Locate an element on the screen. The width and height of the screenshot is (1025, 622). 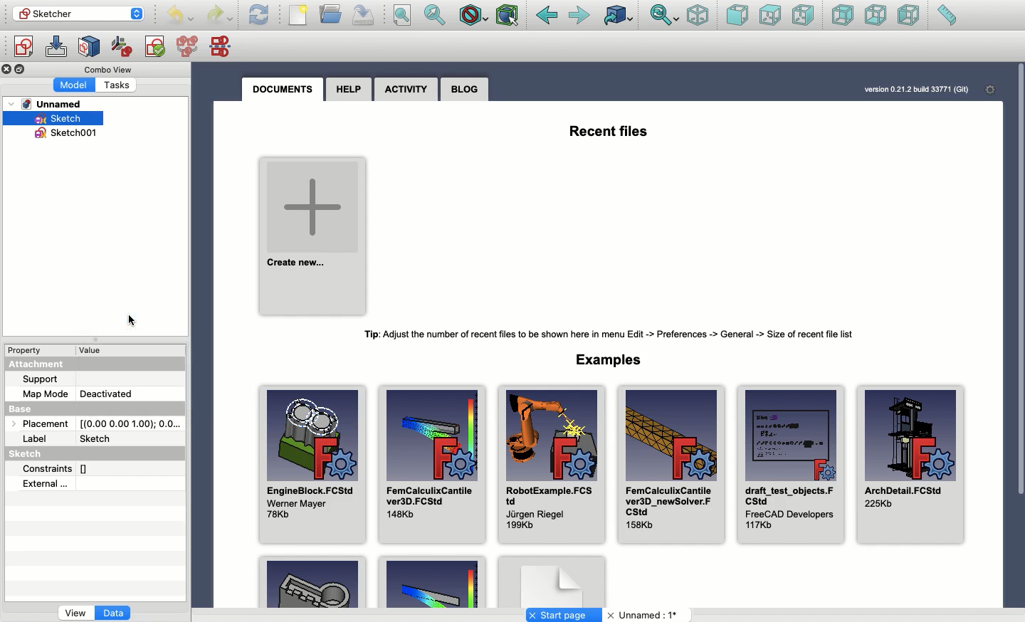
Base is located at coordinates (34, 406).